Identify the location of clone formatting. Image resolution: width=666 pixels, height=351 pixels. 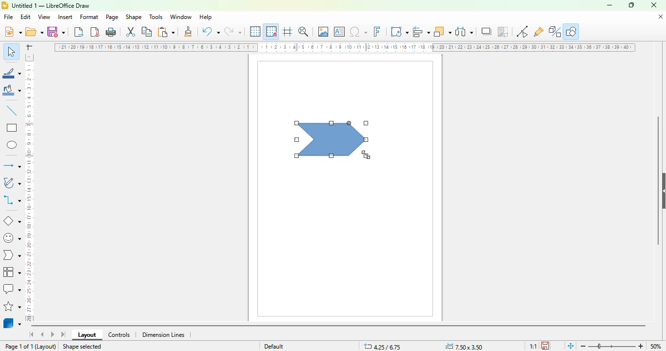
(189, 31).